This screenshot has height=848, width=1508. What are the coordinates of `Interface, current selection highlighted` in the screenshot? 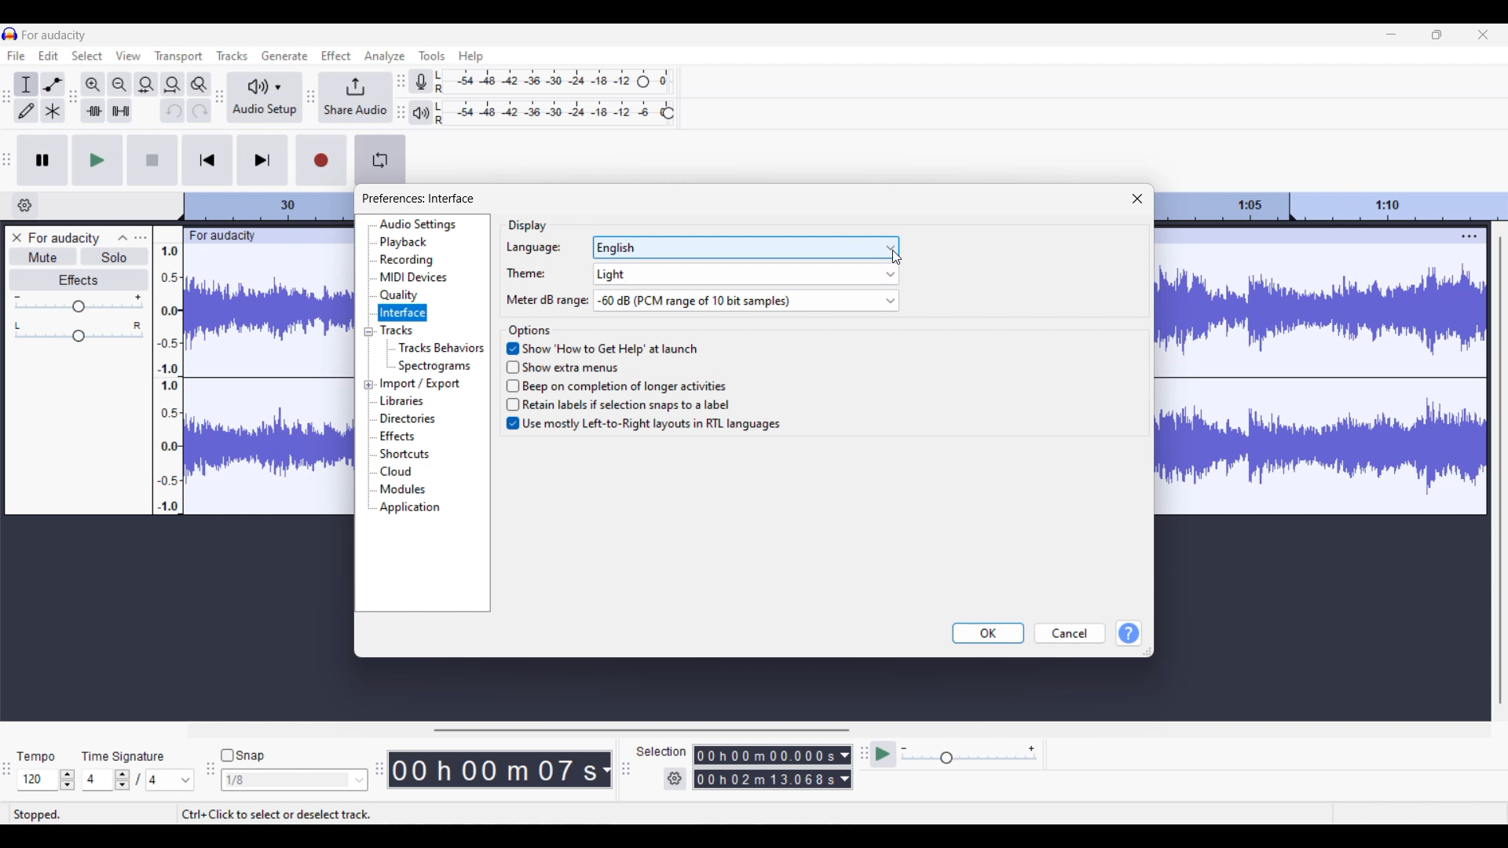 It's located at (402, 313).